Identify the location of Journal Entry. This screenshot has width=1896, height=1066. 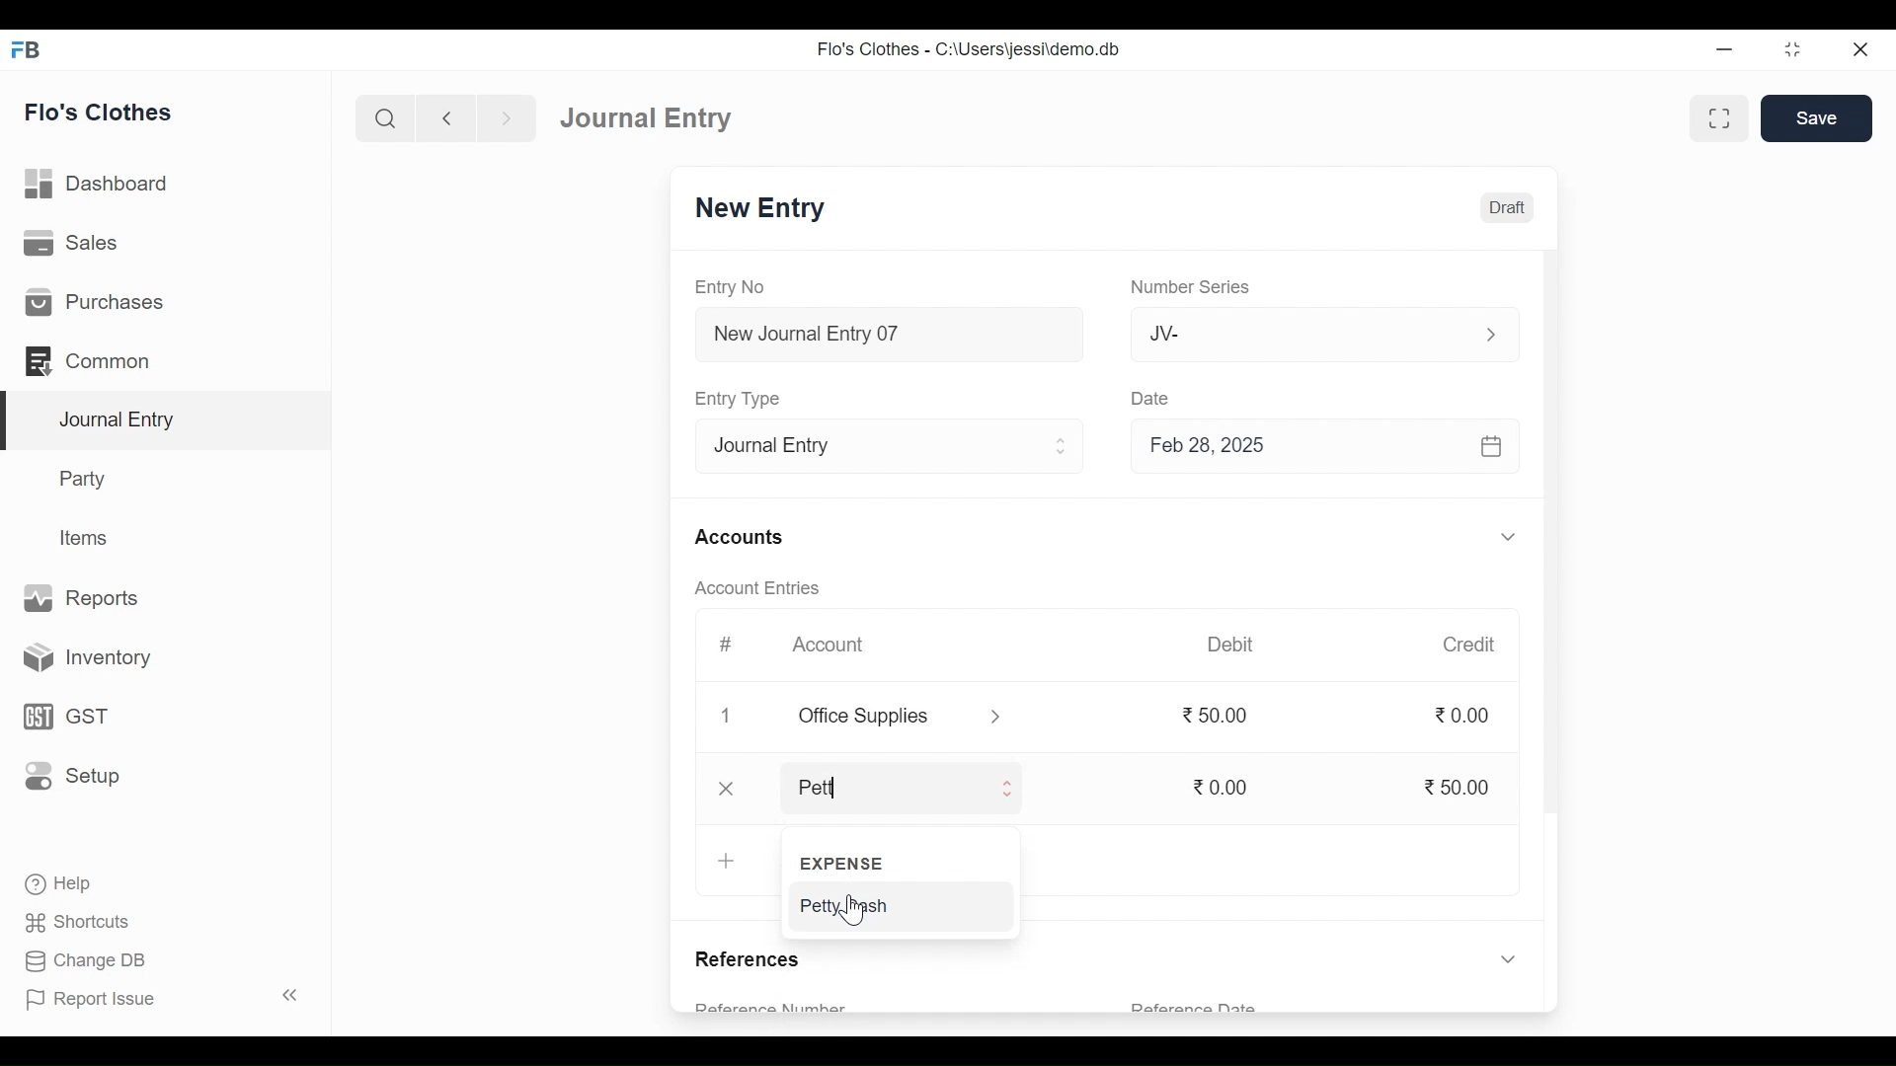
(170, 421).